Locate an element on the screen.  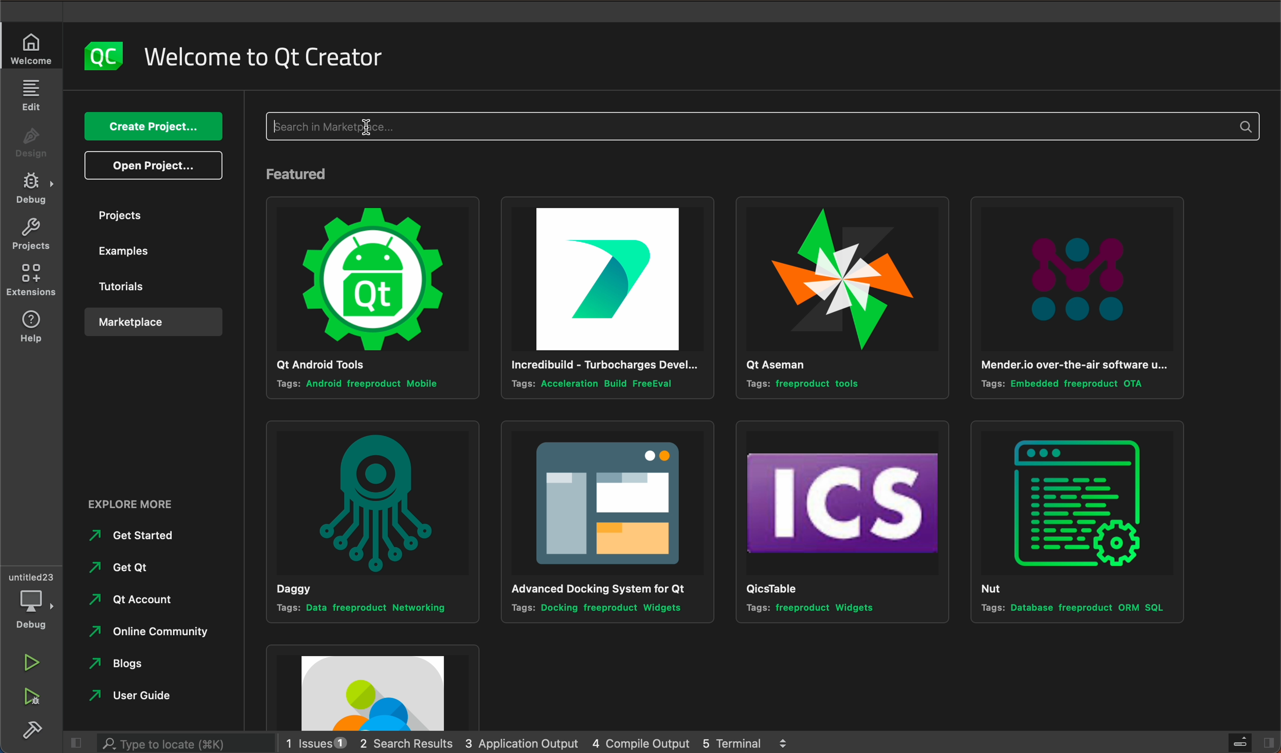
search is located at coordinates (183, 744).